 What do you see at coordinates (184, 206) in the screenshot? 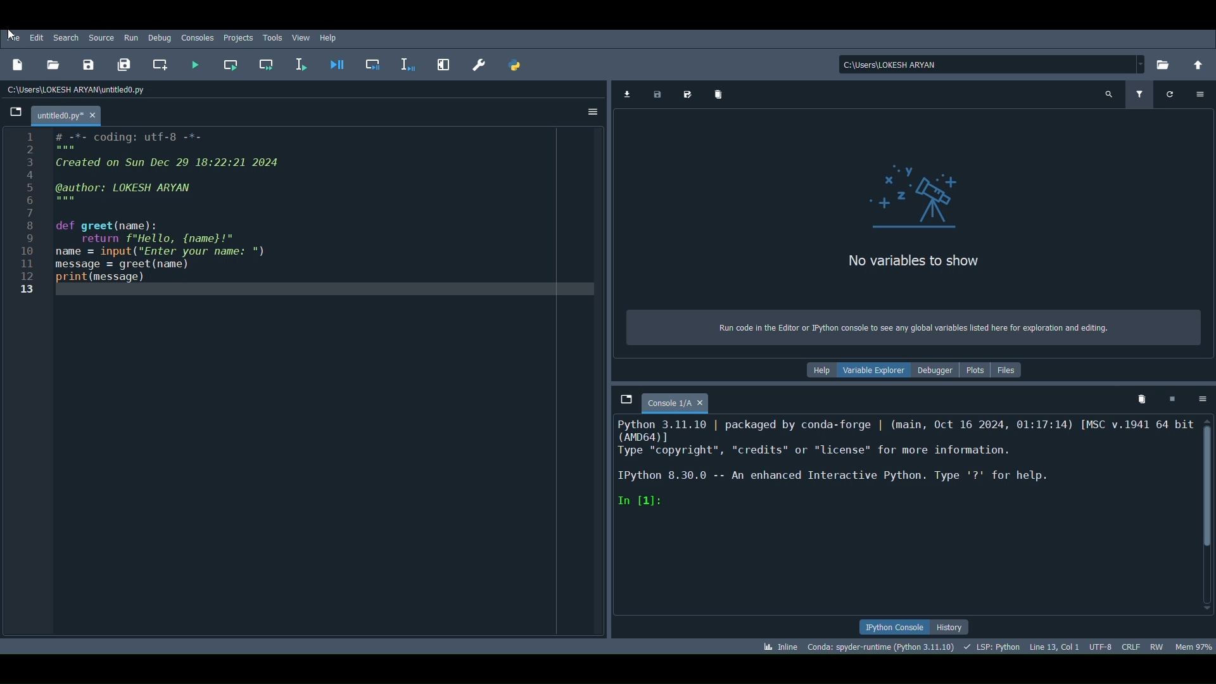
I see `aE CELL i
Created on Sun Dec 29 18:22:21 2024
@author: LOKESH ARYAN
def greet(name):

return f"Hello, {name}!"
name = input ("Enter your name: ")
message = greet (name)
print (message)` at bounding box center [184, 206].